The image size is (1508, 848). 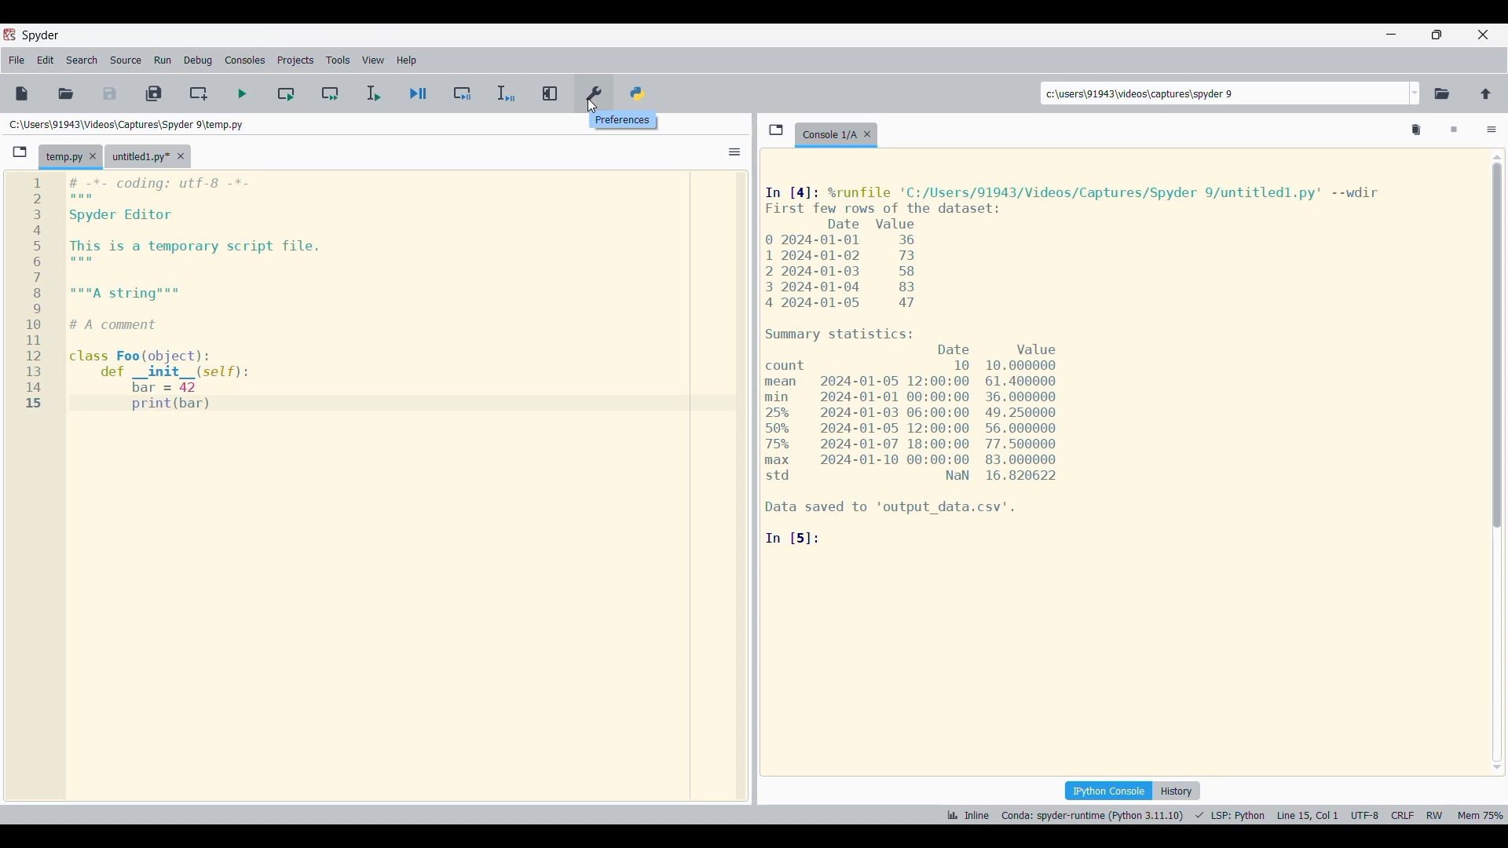 What do you see at coordinates (352, 294) in the screenshot?
I see `Current code` at bounding box center [352, 294].